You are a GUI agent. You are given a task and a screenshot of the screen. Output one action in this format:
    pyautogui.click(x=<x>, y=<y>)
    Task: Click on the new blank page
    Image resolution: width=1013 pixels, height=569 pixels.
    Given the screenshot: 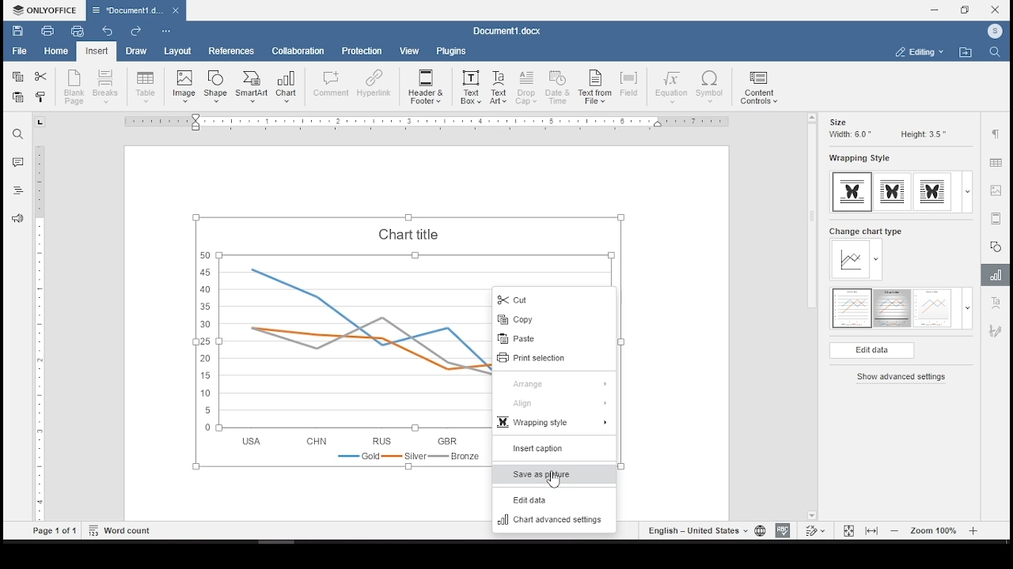 What is the action you would take?
    pyautogui.click(x=75, y=87)
    